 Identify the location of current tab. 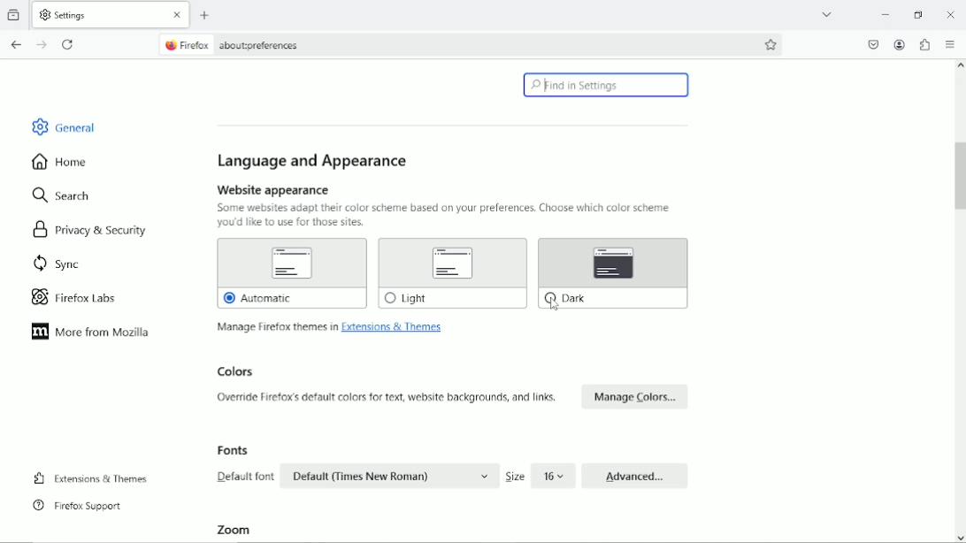
(111, 14).